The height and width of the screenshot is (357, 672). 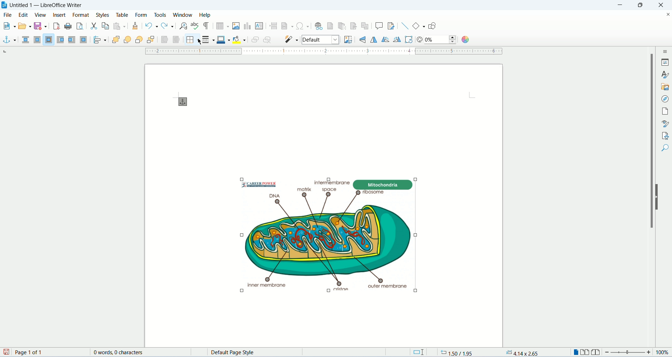 What do you see at coordinates (258, 352) in the screenshot?
I see `Default page style` at bounding box center [258, 352].